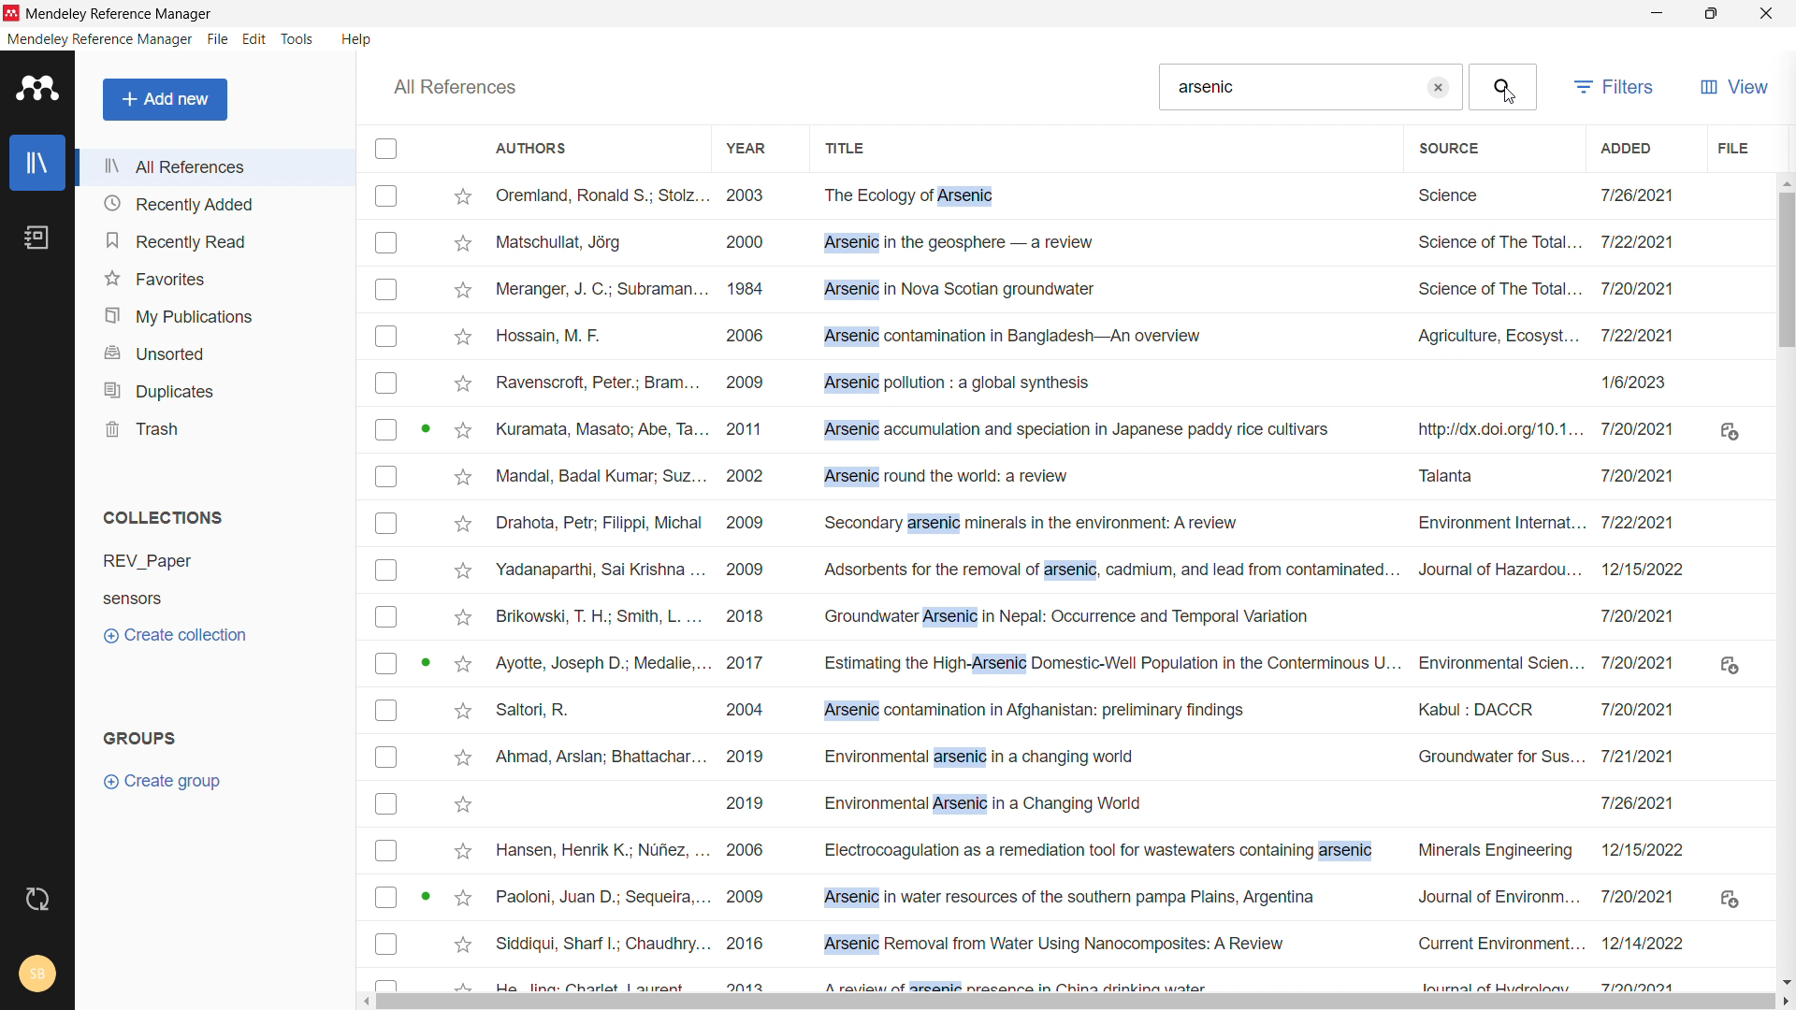 This screenshot has width=1796, height=1010. What do you see at coordinates (213, 429) in the screenshot?
I see `trash` at bounding box center [213, 429].